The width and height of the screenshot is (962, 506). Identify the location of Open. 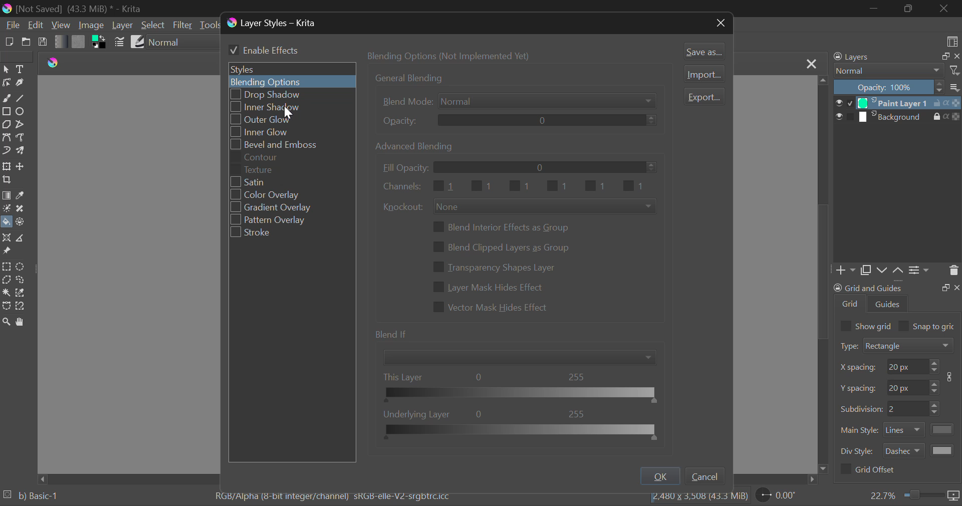
(27, 41).